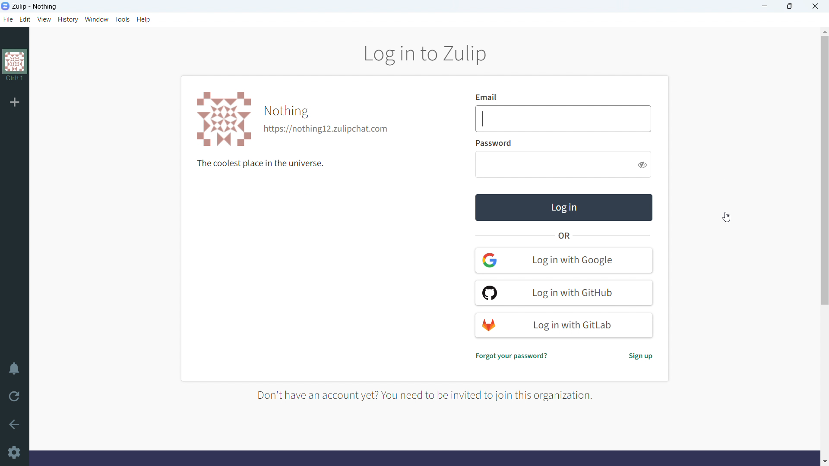 Image resolution: width=829 pixels, height=466 pixels. Describe the element at coordinates (143, 19) in the screenshot. I see `help` at that location.